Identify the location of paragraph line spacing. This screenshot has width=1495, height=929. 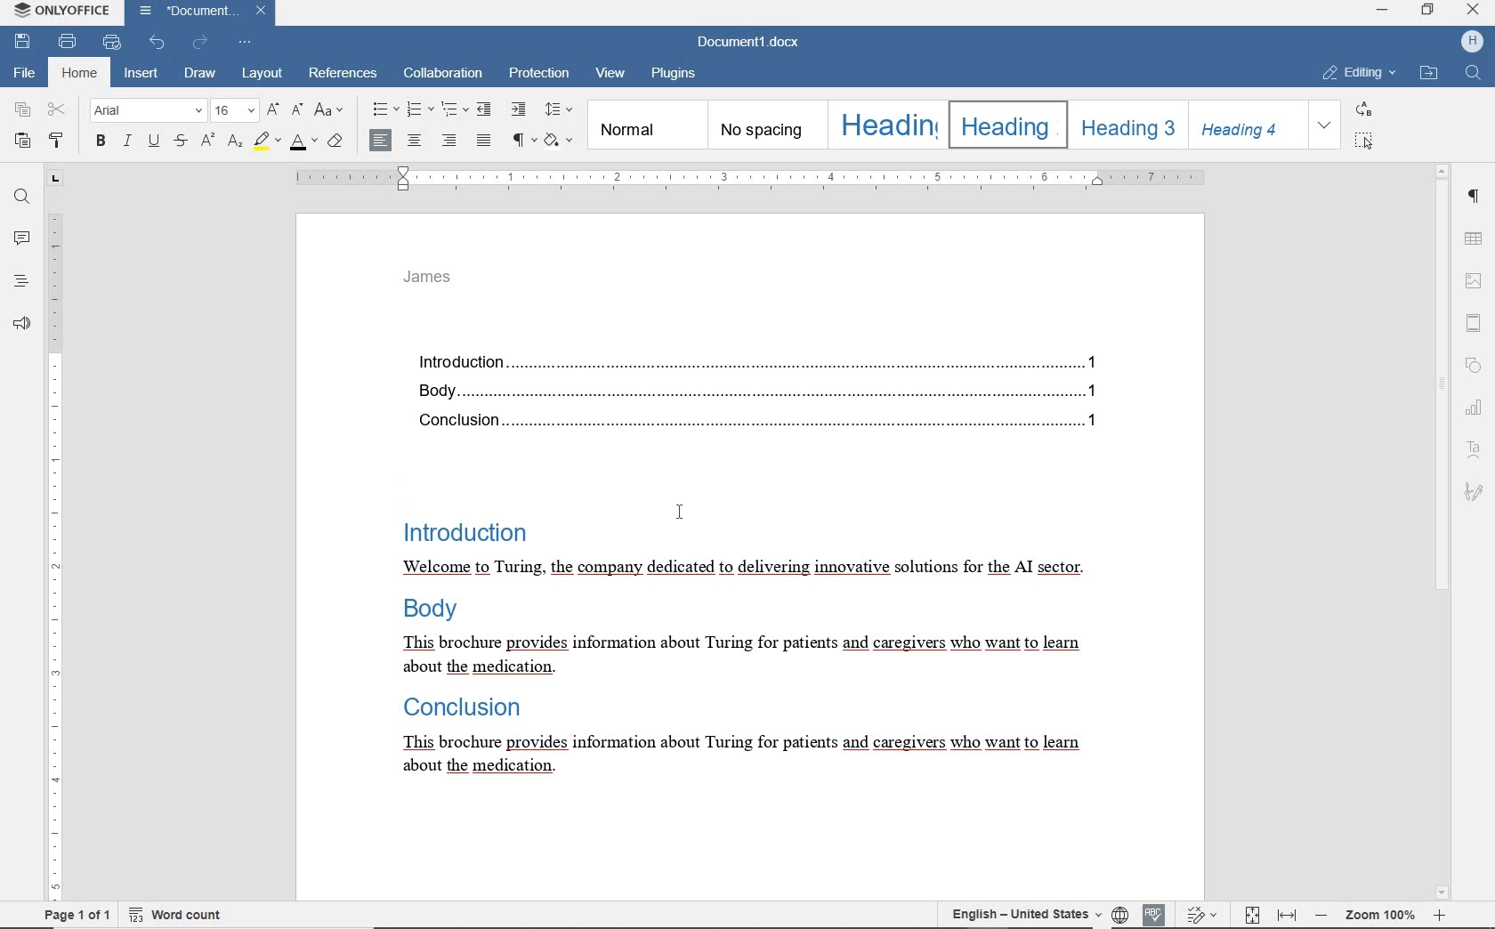
(559, 109).